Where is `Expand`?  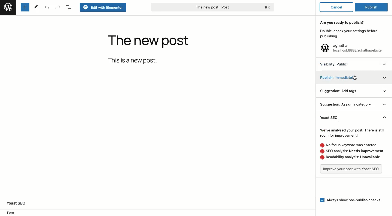 Expand is located at coordinates (384, 78).